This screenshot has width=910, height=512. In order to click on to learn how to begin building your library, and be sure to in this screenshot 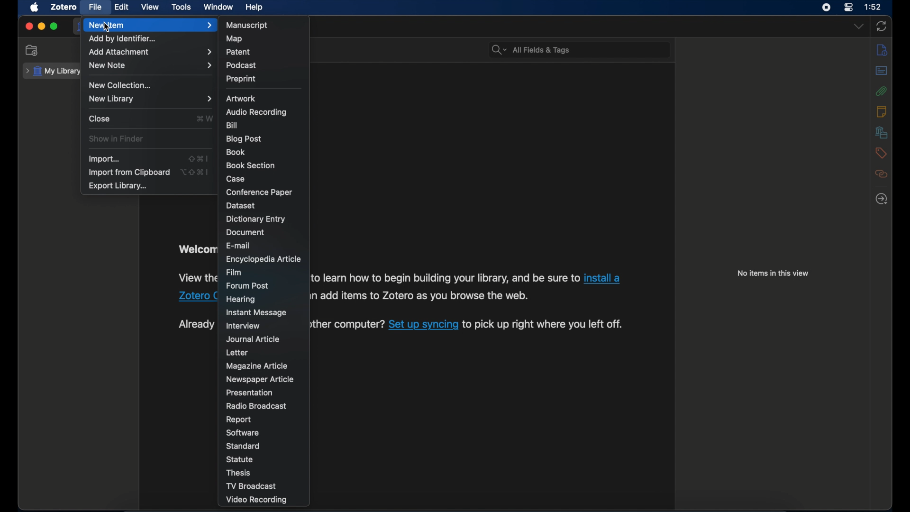, I will do `click(445, 276)`.